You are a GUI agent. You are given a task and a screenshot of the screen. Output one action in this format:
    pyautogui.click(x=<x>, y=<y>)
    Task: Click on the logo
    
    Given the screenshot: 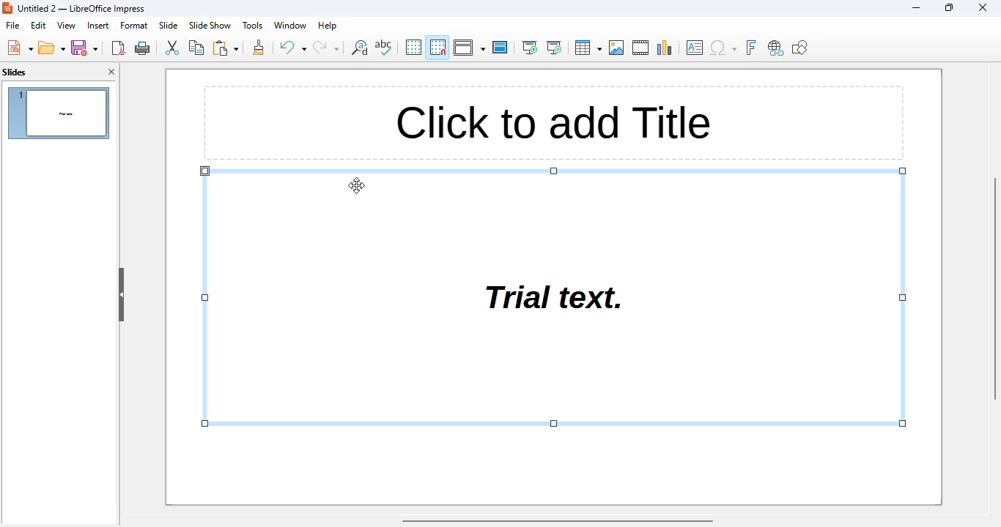 What is the action you would take?
    pyautogui.click(x=7, y=7)
    